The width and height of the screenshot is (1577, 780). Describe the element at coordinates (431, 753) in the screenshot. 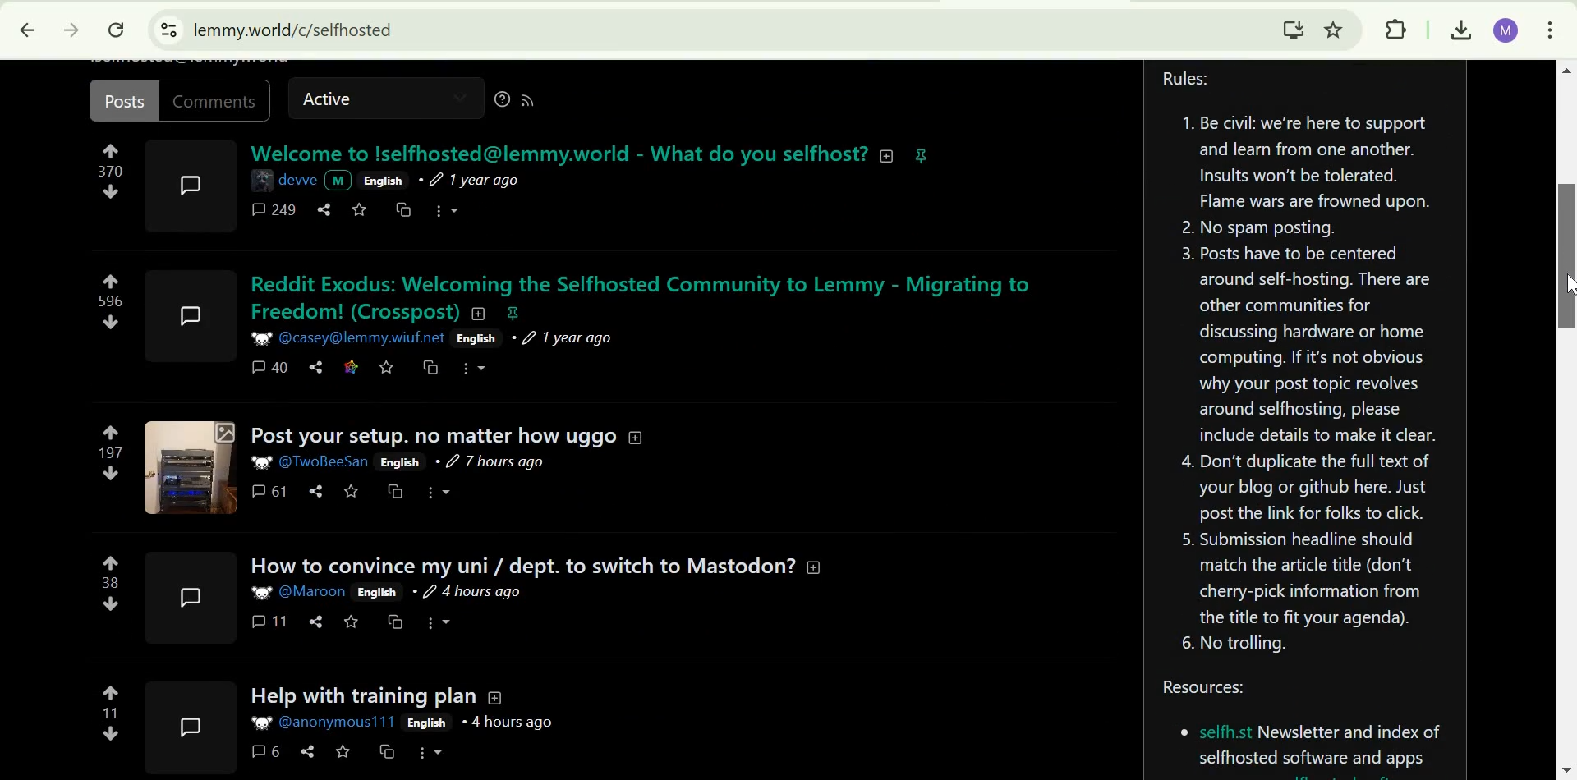

I see `More` at that location.